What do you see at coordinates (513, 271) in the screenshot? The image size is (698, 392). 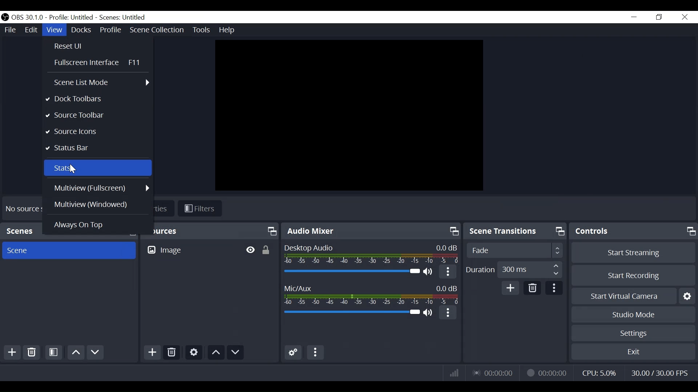 I see `Duration` at bounding box center [513, 271].